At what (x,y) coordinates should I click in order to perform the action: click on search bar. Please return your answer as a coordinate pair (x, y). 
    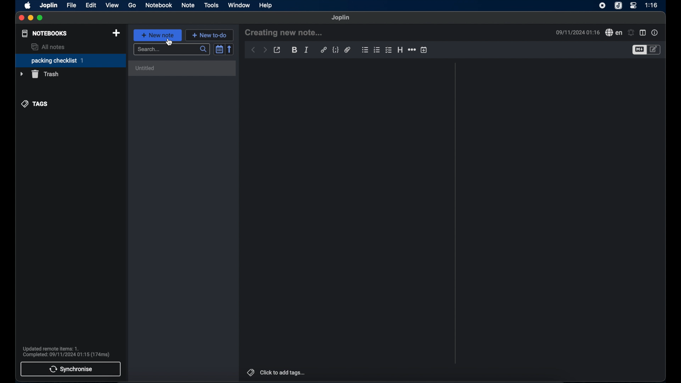
    Looking at the image, I should click on (171, 49).